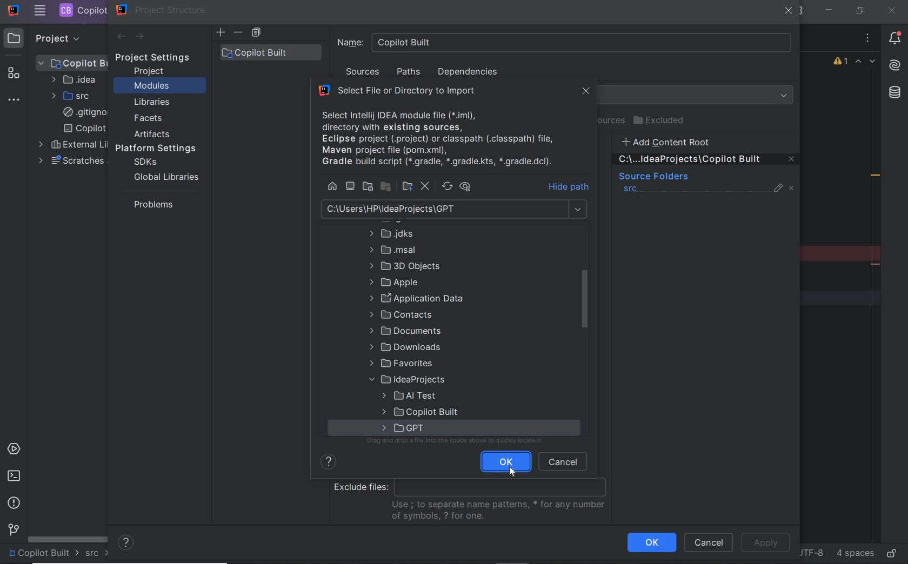 This screenshot has height=564, width=908. I want to click on problems, so click(151, 204).